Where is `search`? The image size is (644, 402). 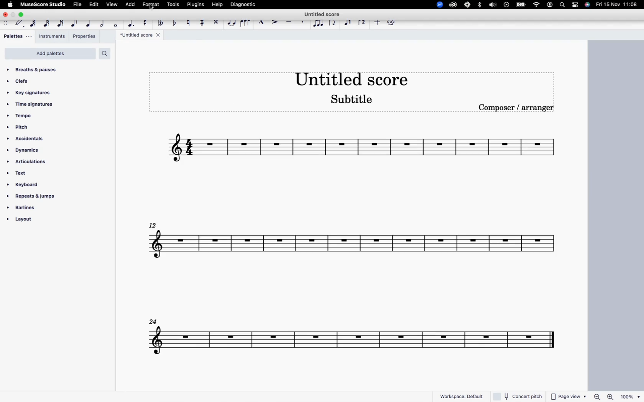
search is located at coordinates (105, 54).